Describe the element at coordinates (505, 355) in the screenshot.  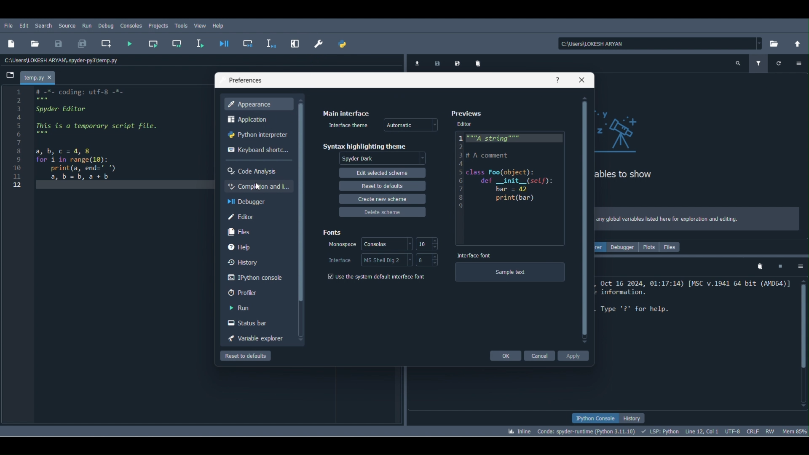
I see `Ok` at that location.